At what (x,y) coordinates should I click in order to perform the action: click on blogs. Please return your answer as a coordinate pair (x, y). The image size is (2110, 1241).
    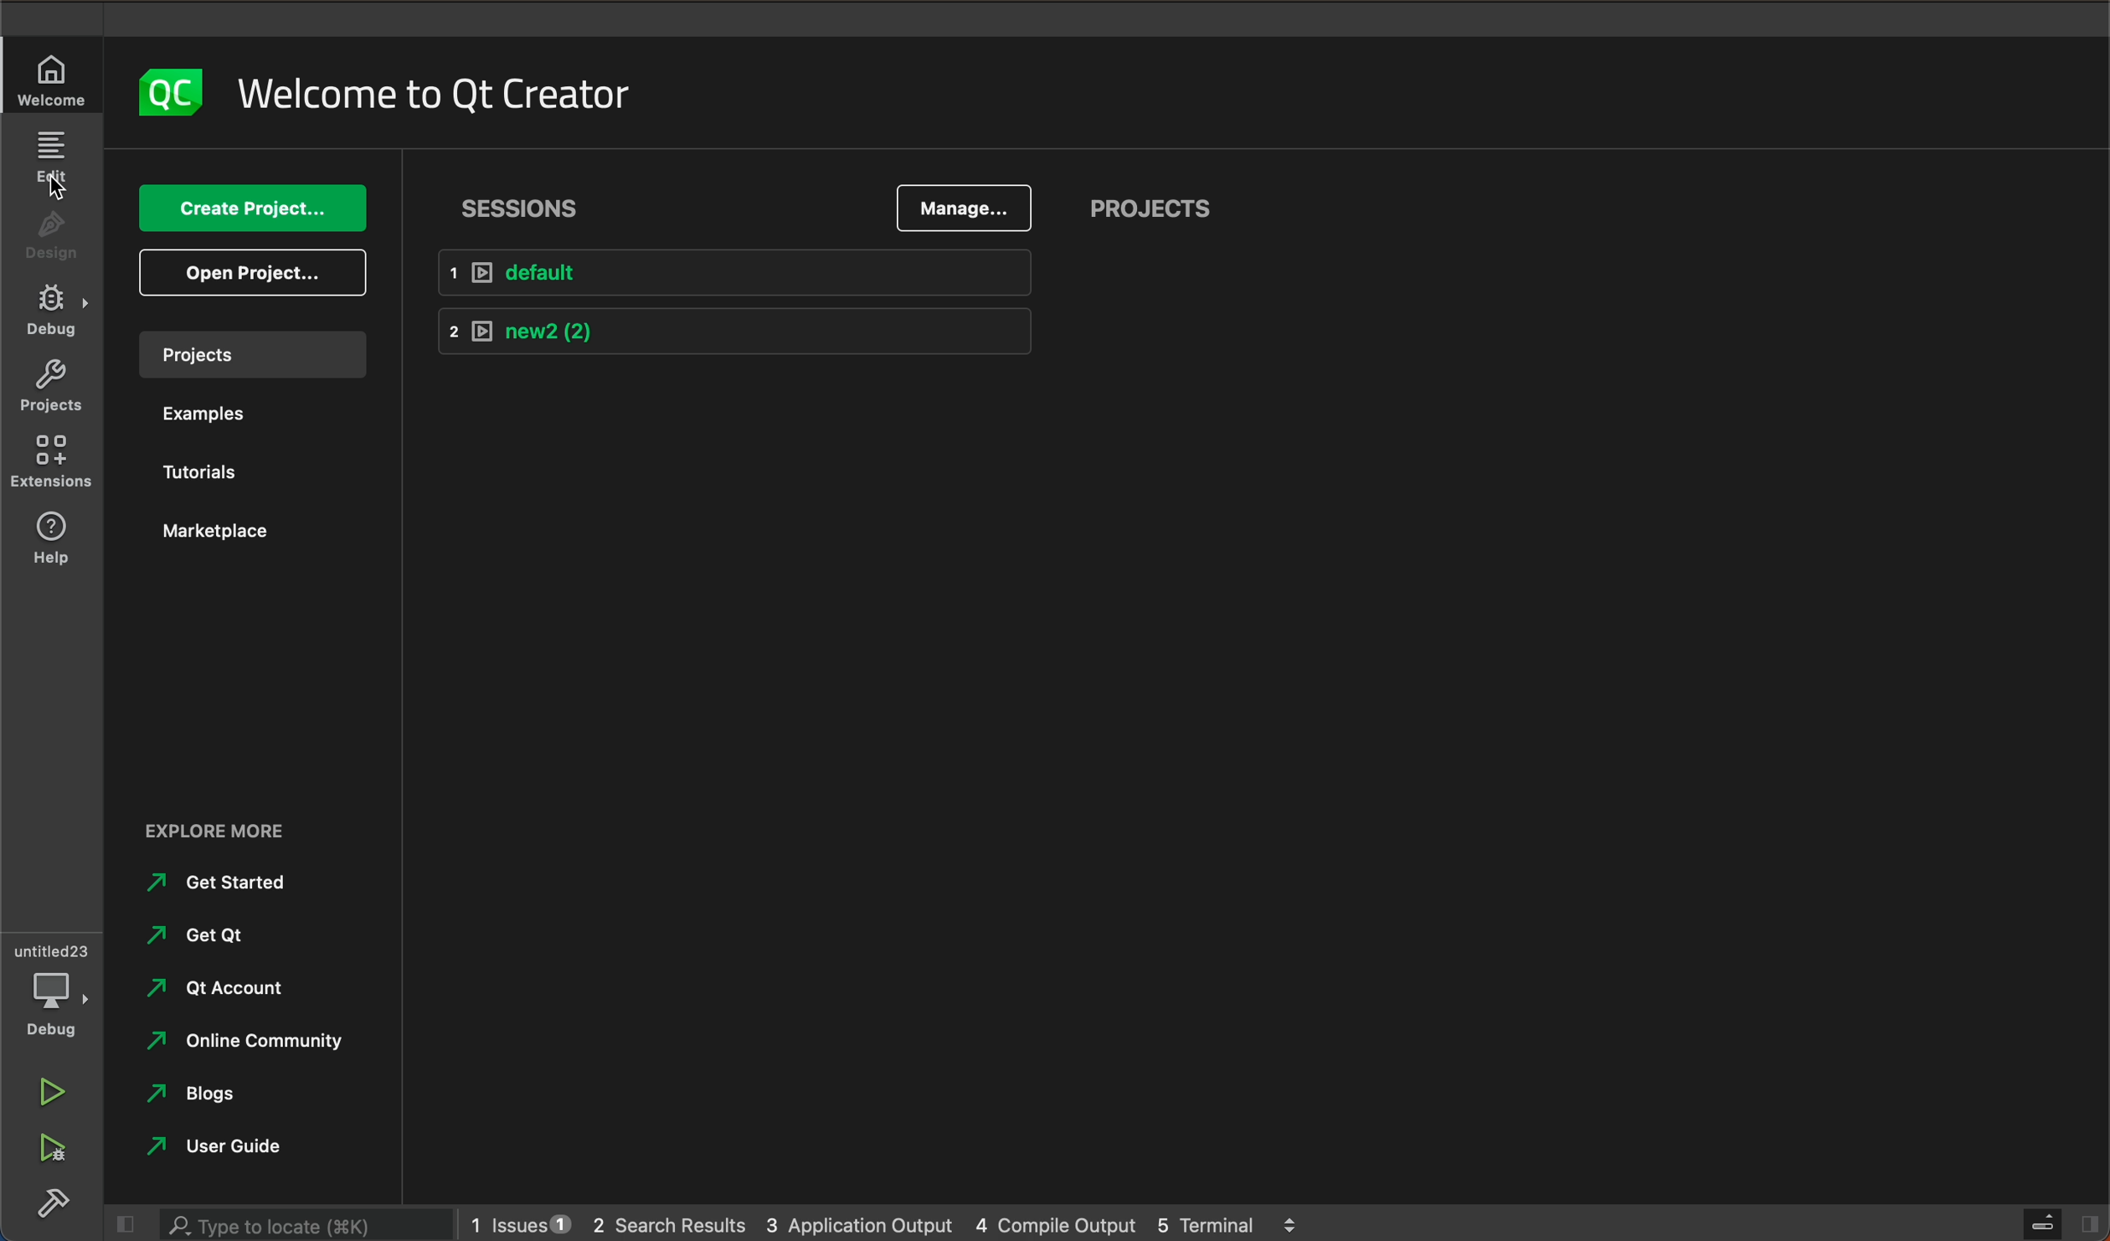
    Looking at the image, I should click on (212, 1094).